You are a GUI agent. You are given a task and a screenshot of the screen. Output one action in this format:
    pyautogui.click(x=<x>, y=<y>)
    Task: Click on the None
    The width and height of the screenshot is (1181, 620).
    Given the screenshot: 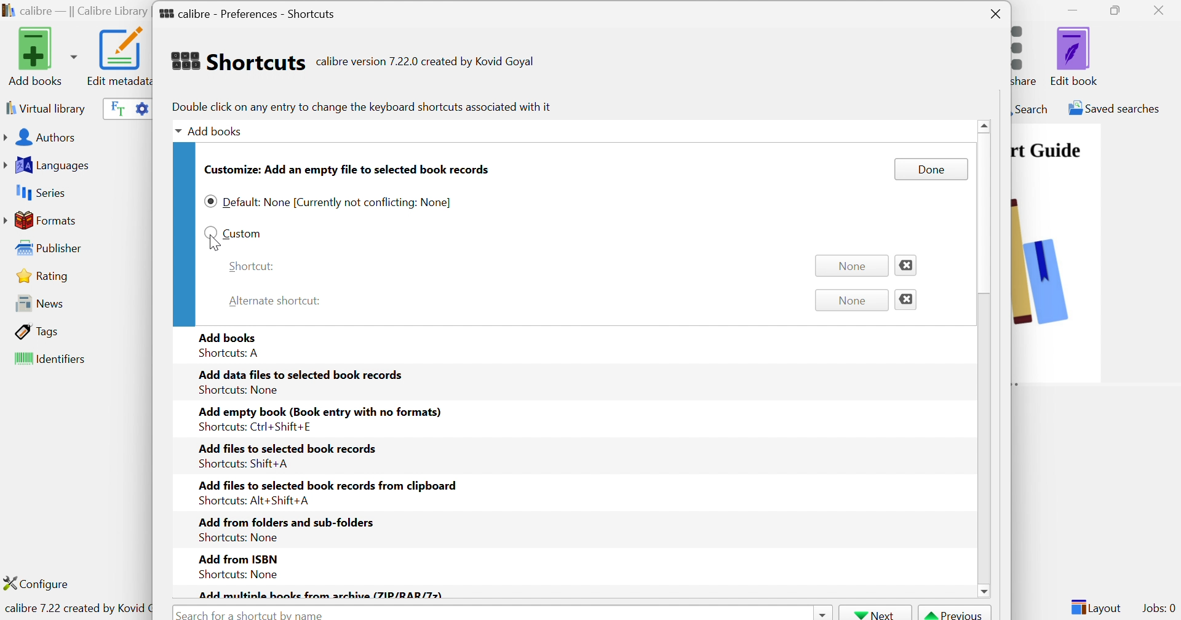 What is the action you would take?
    pyautogui.click(x=848, y=266)
    